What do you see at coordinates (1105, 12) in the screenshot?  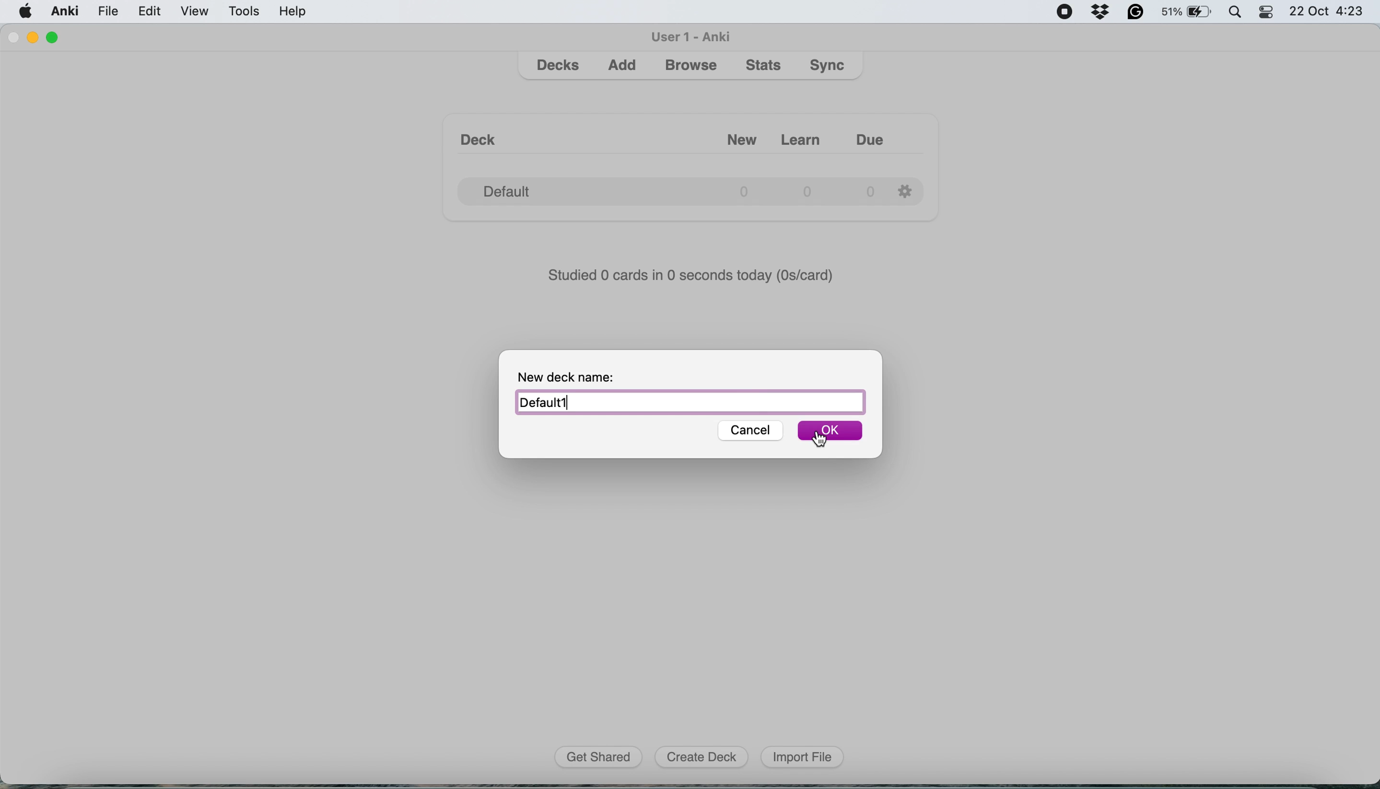 I see `drop box` at bounding box center [1105, 12].